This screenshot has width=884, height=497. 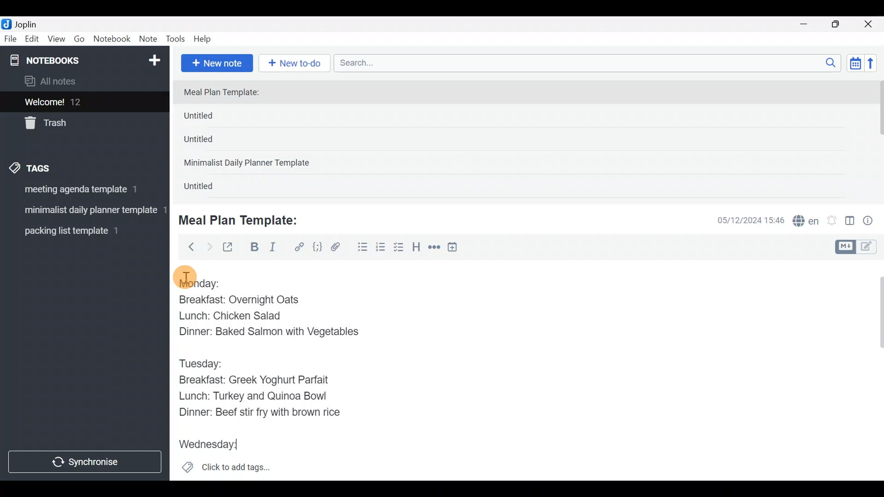 I want to click on View, so click(x=56, y=40).